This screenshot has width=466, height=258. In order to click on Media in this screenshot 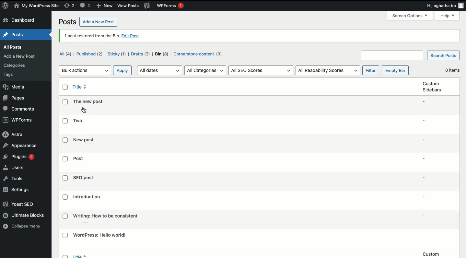, I will do `click(14, 87)`.